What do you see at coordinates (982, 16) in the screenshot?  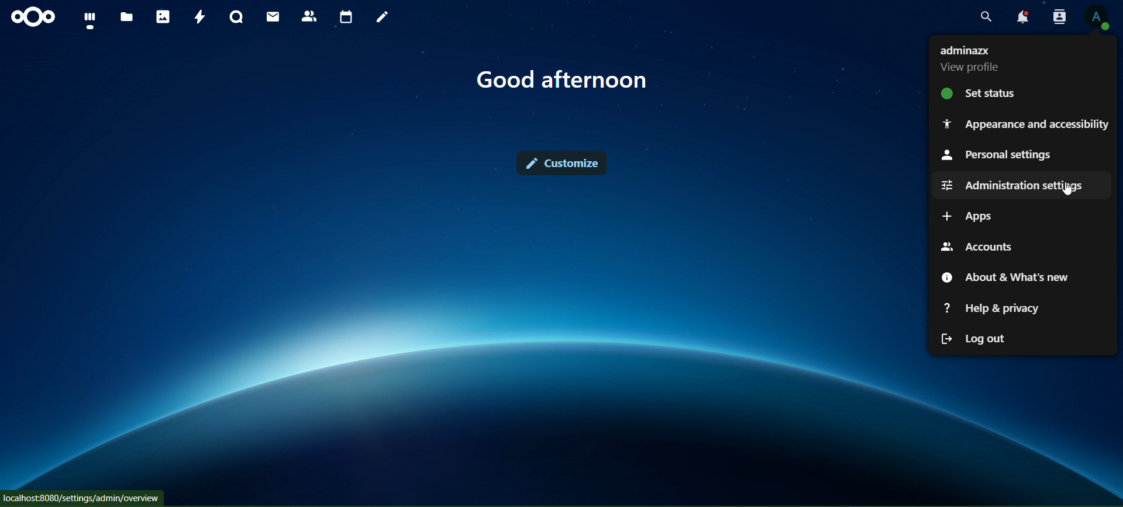 I see `search` at bounding box center [982, 16].